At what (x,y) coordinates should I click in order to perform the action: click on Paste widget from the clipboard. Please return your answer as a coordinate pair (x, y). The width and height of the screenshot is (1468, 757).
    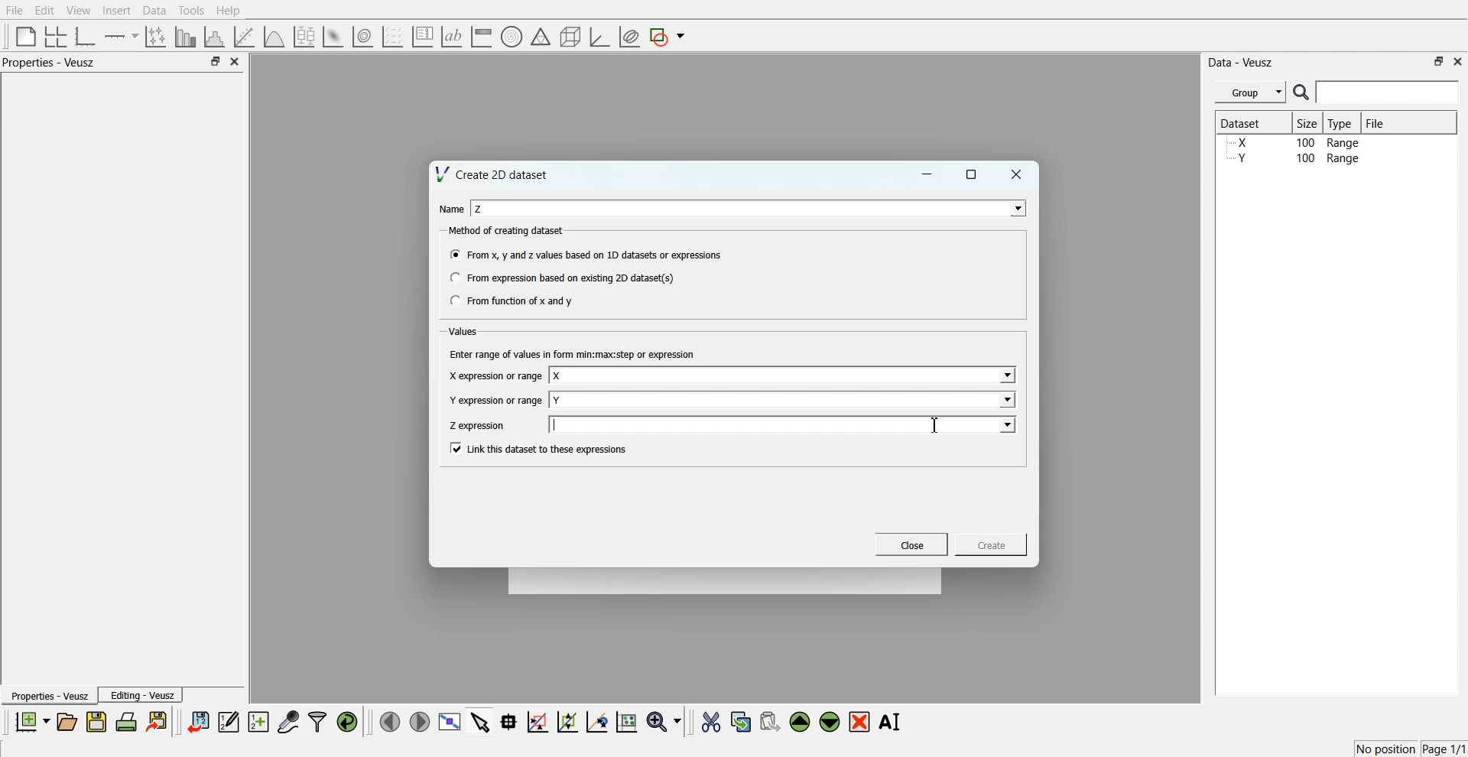
    Looking at the image, I should click on (770, 720).